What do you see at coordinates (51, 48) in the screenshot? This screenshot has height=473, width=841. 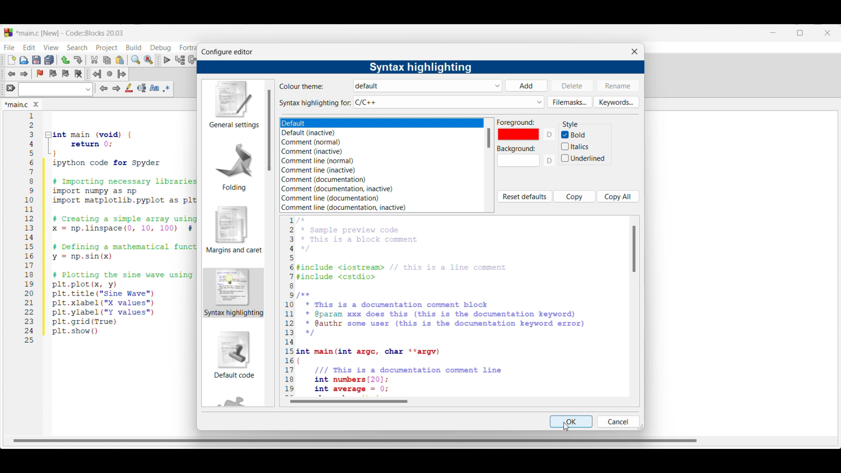 I see `View menu` at bounding box center [51, 48].